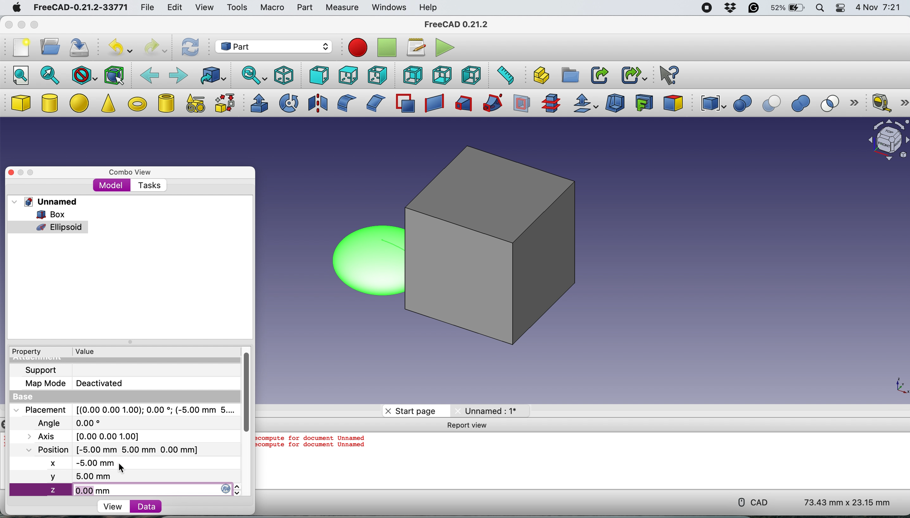  Describe the element at coordinates (462, 105) in the screenshot. I see `loft` at that location.